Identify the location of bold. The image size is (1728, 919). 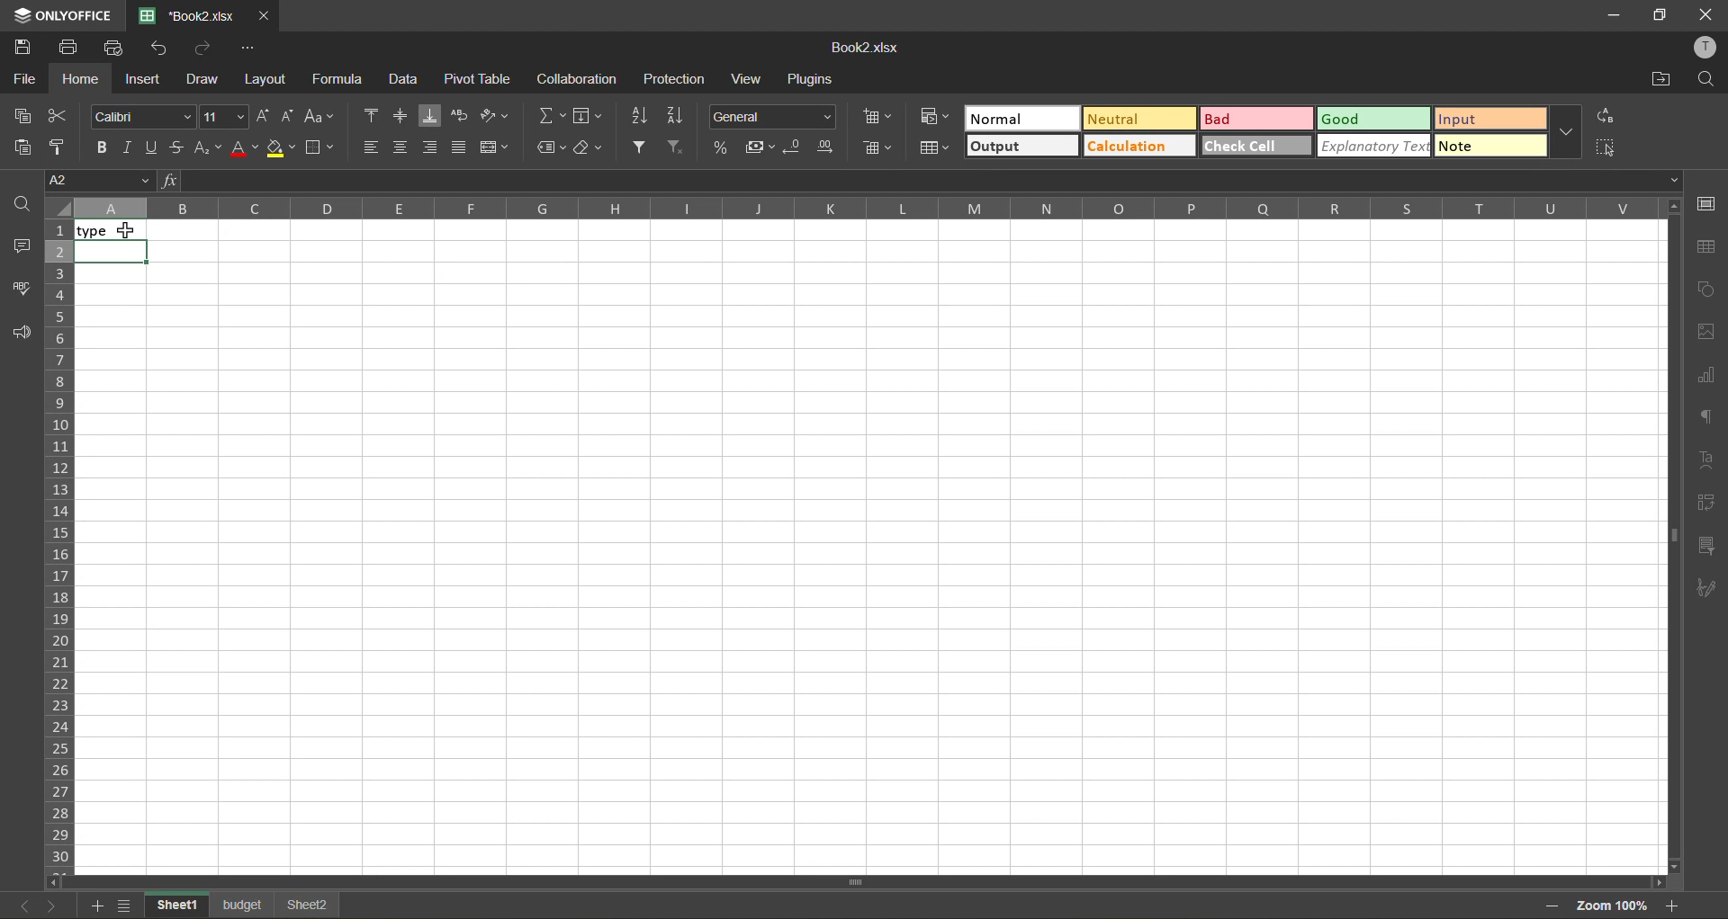
(98, 148).